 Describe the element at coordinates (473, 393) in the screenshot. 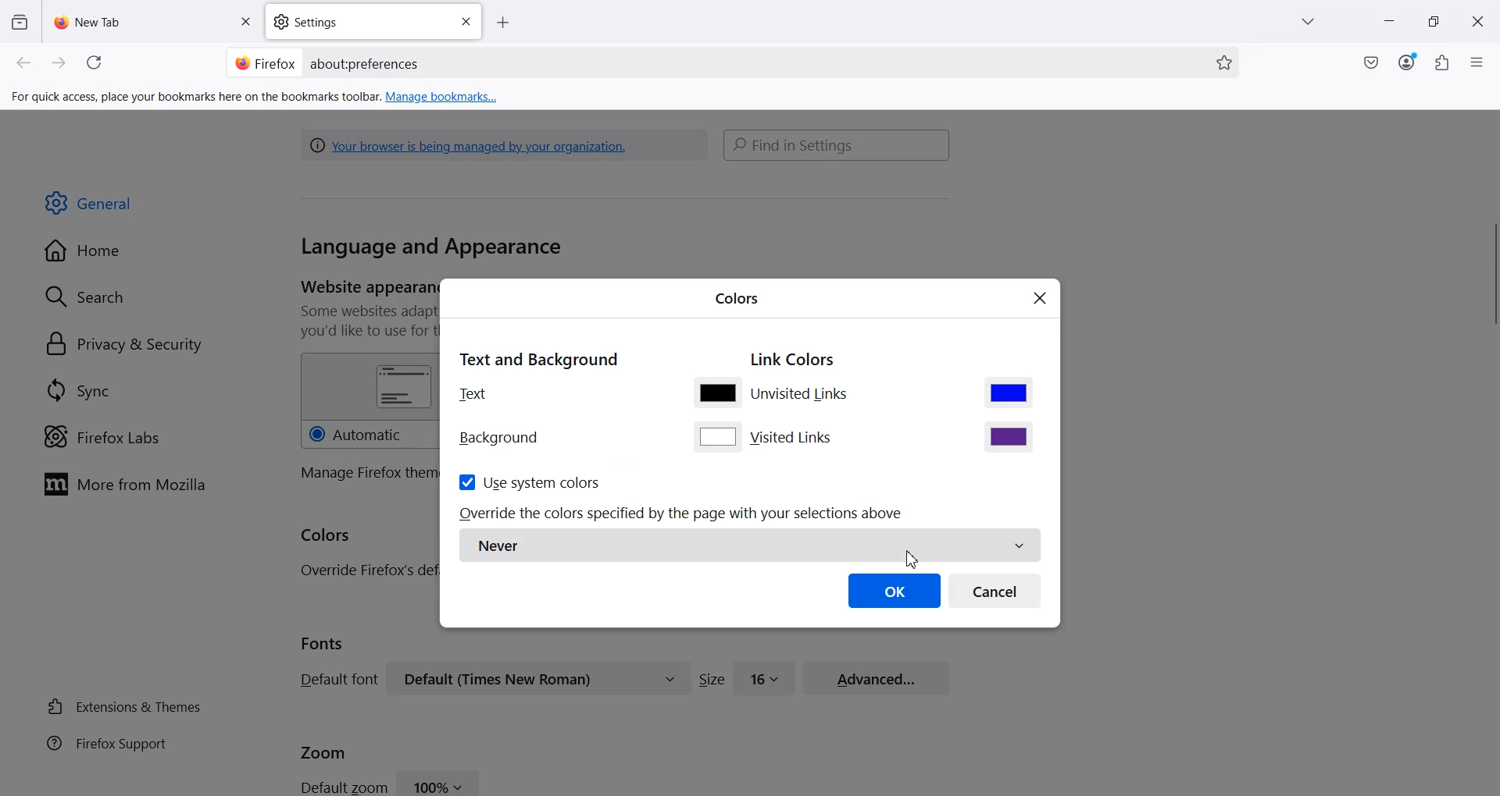

I see `Text` at that location.